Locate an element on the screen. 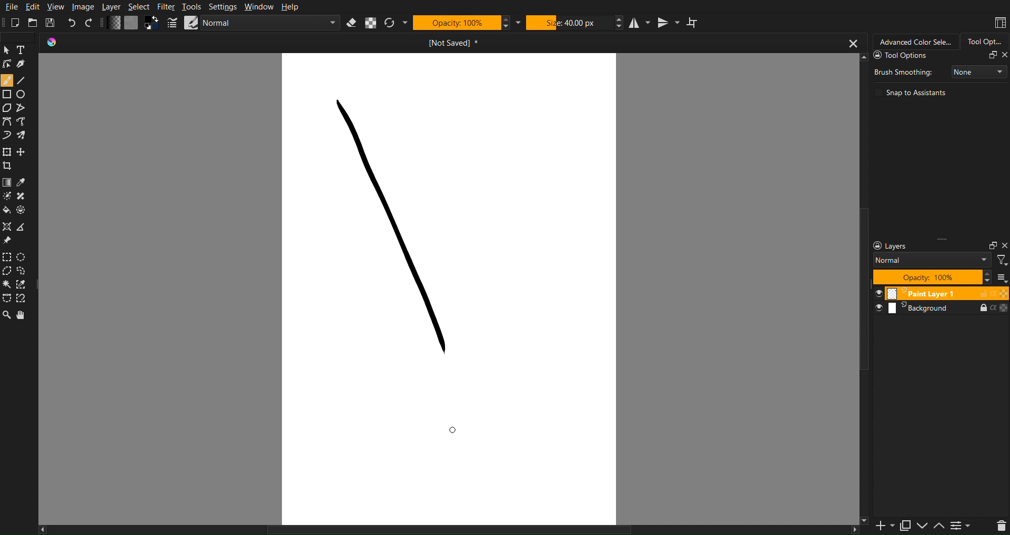  Brush is located at coordinates (6, 194).